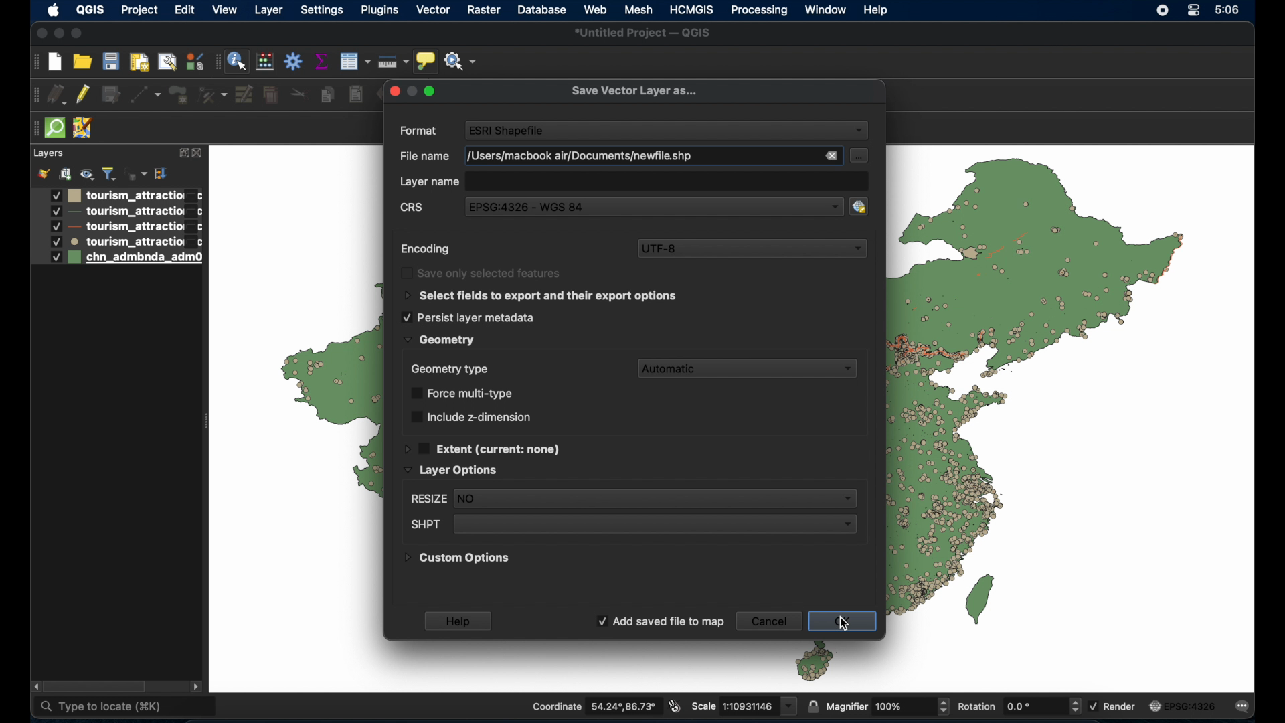 The width and height of the screenshot is (1285, 723). What do you see at coordinates (752, 248) in the screenshot?
I see `UTF-8` at bounding box center [752, 248].